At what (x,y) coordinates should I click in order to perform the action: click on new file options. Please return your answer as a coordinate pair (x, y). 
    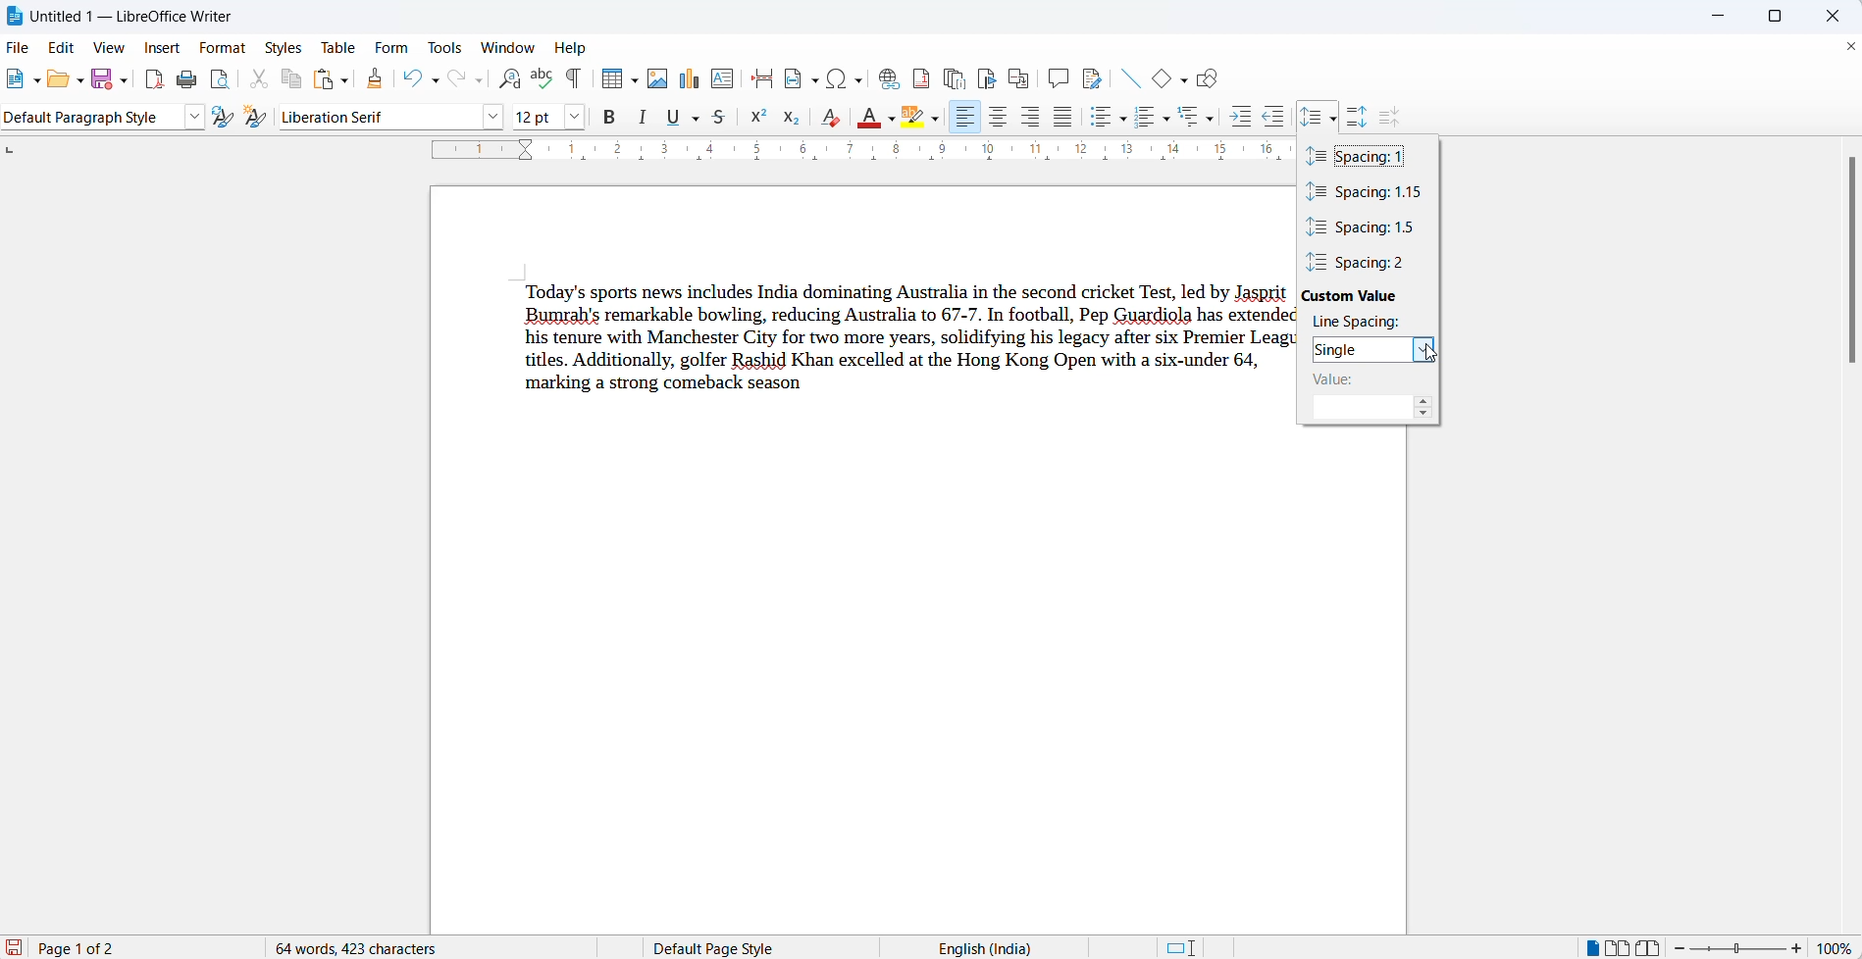
    Looking at the image, I should click on (38, 82).